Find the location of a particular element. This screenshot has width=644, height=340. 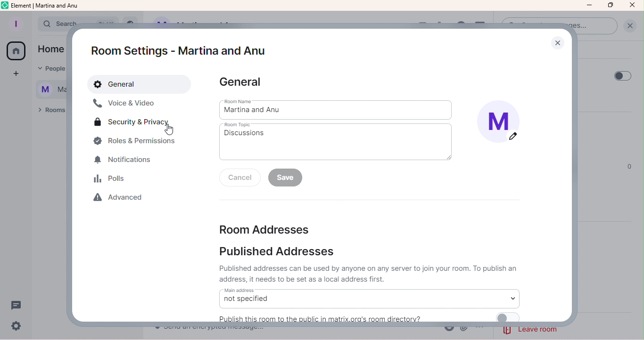

Cancel is located at coordinates (235, 178).